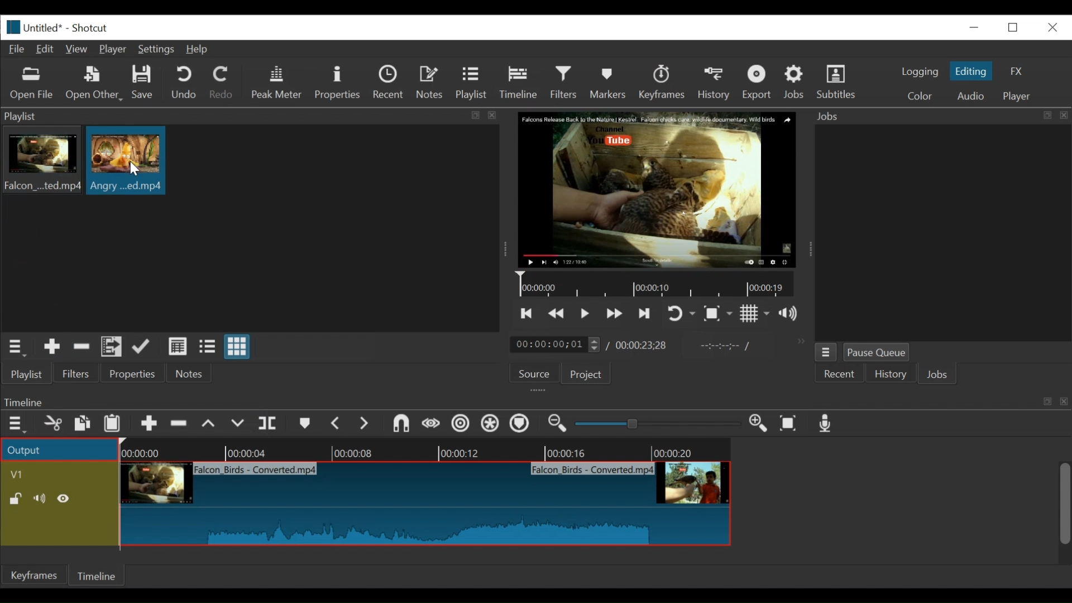  What do you see at coordinates (974, 27) in the screenshot?
I see `minimize` at bounding box center [974, 27].